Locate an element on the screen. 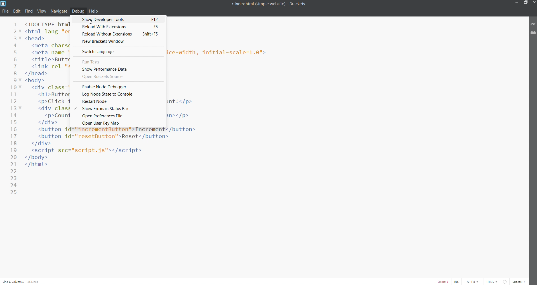 The image size is (537, 285). navigate is located at coordinates (60, 11).